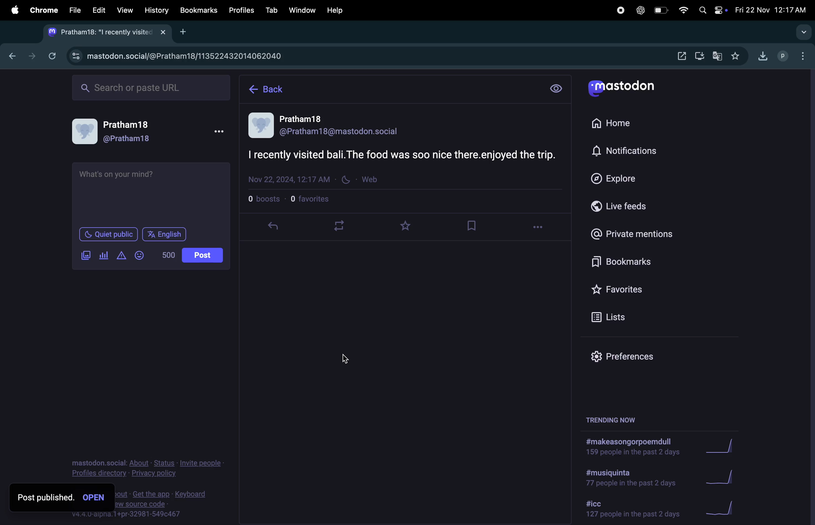 This screenshot has height=525, width=815. I want to click on add content, so click(119, 255).